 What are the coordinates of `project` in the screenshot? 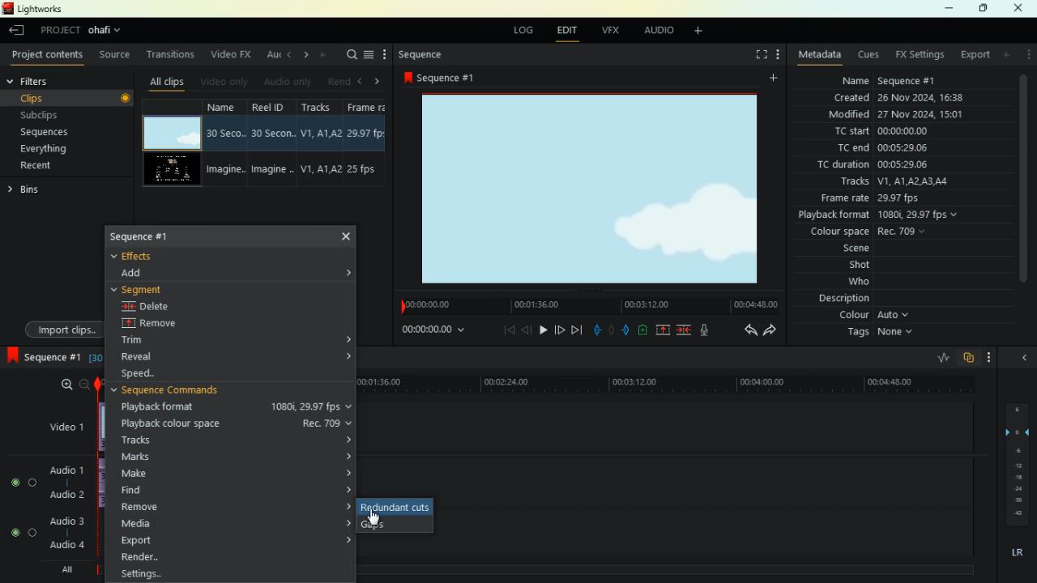 It's located at (86, 30).